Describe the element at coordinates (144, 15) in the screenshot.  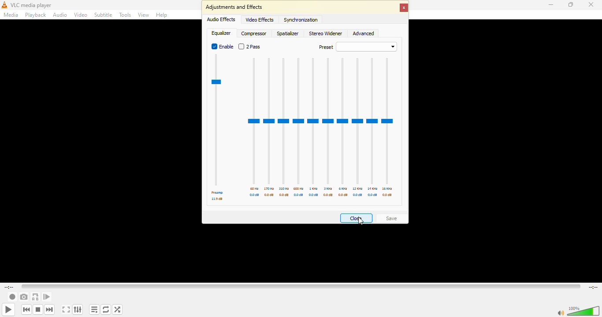
I see `view` at that location.